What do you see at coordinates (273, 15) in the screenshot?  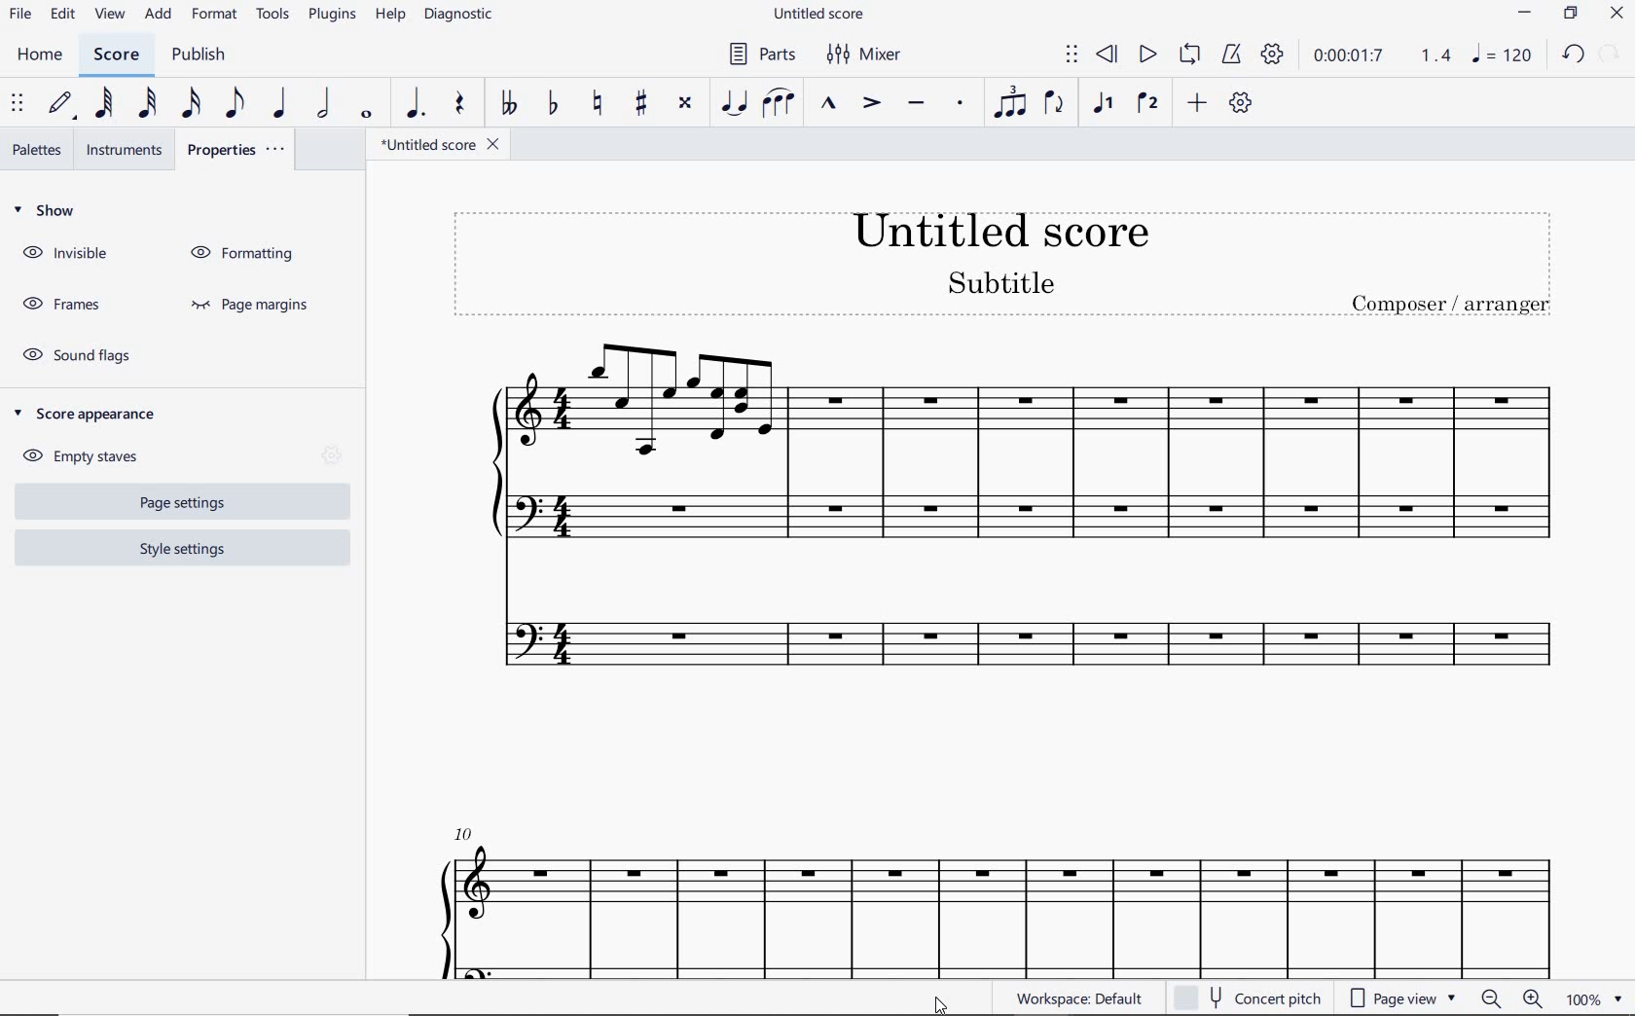 I see `TOOLS` at bounding box center [273, 15].